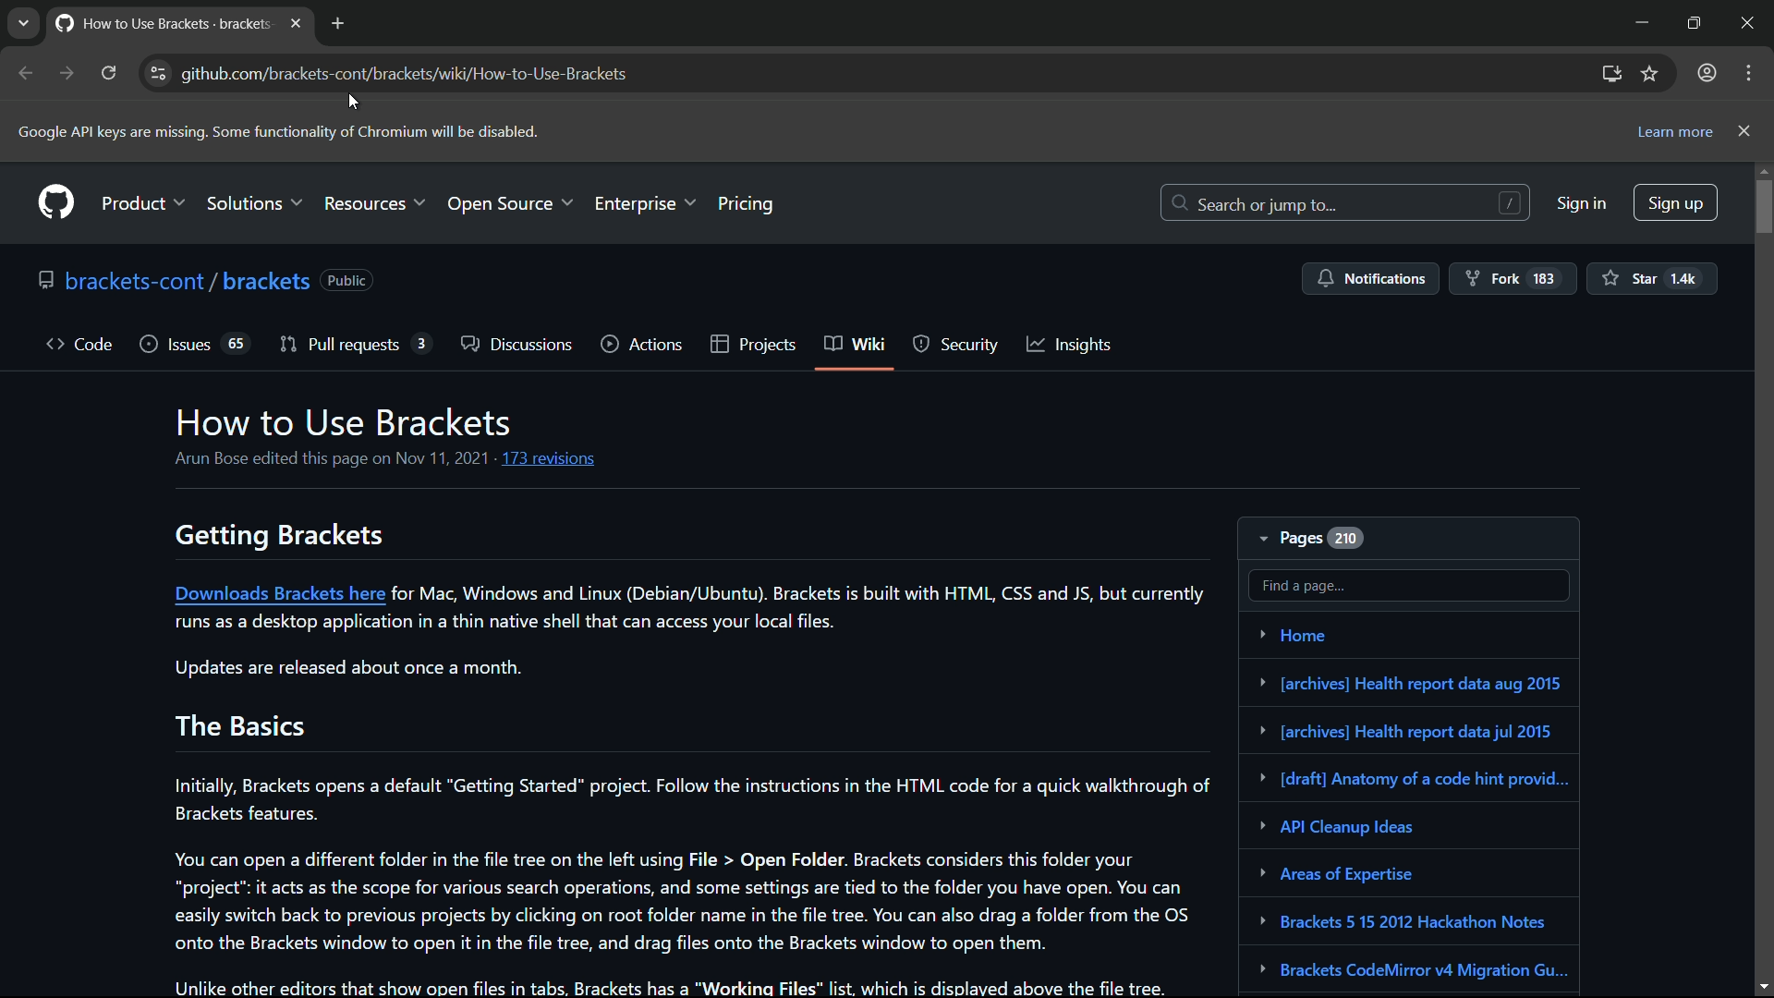 The width and height of the screenshot is (1774, 998). Describe the element at coordinates (55, 201) in the screenshot. I see `github logo` at that location.